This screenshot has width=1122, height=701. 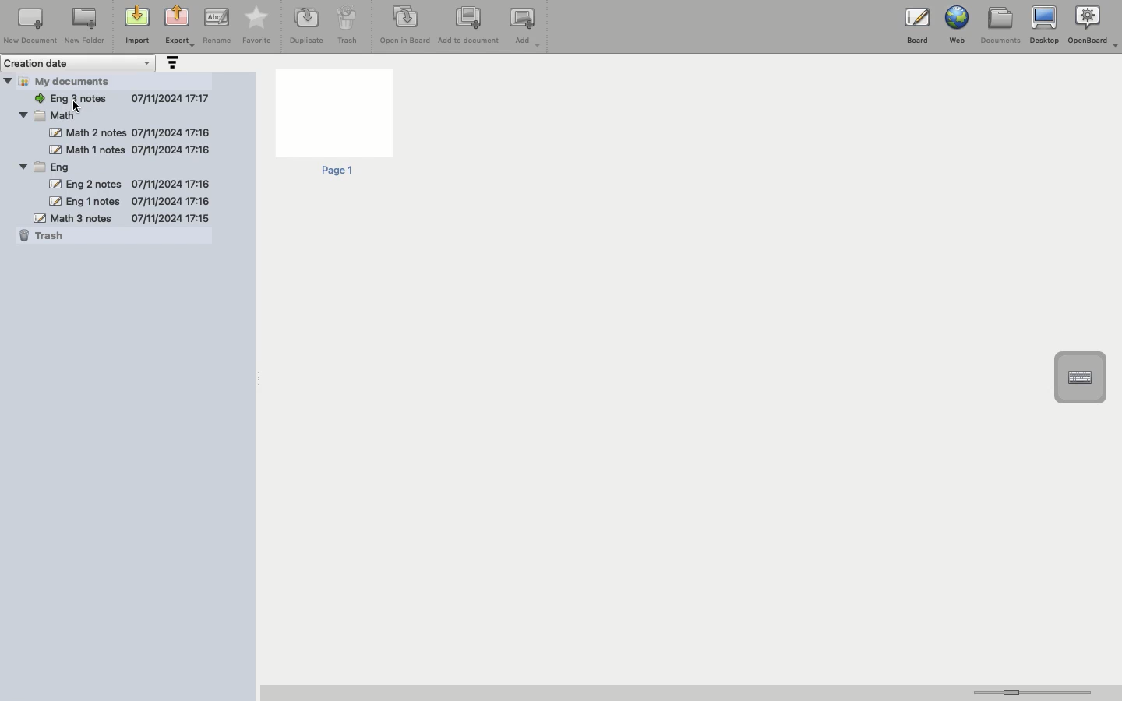 What do you see at coordinates (8, 80) in the screenshot?
I see `Hide` at bounding box center [8, 80].